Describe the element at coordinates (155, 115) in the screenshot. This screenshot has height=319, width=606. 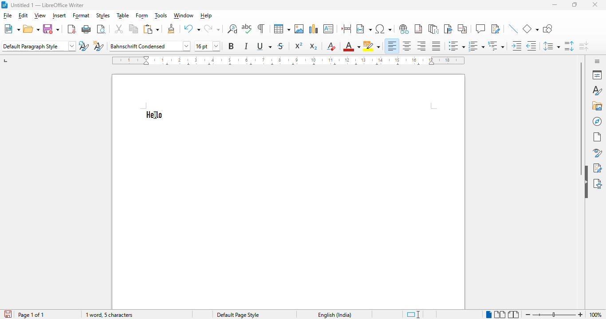
I see `cursor` at that location.